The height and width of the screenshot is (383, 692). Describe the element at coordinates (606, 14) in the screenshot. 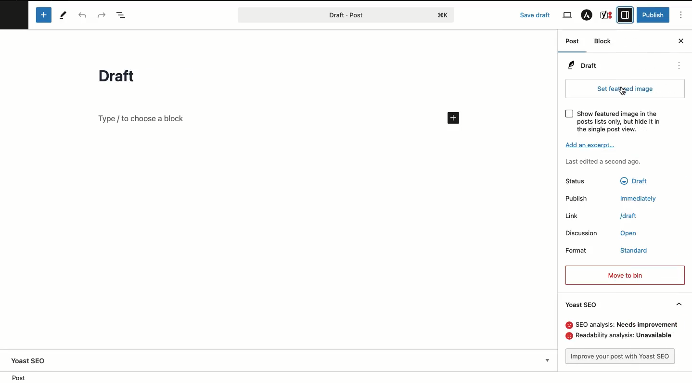

I see `Yoast` at that location.